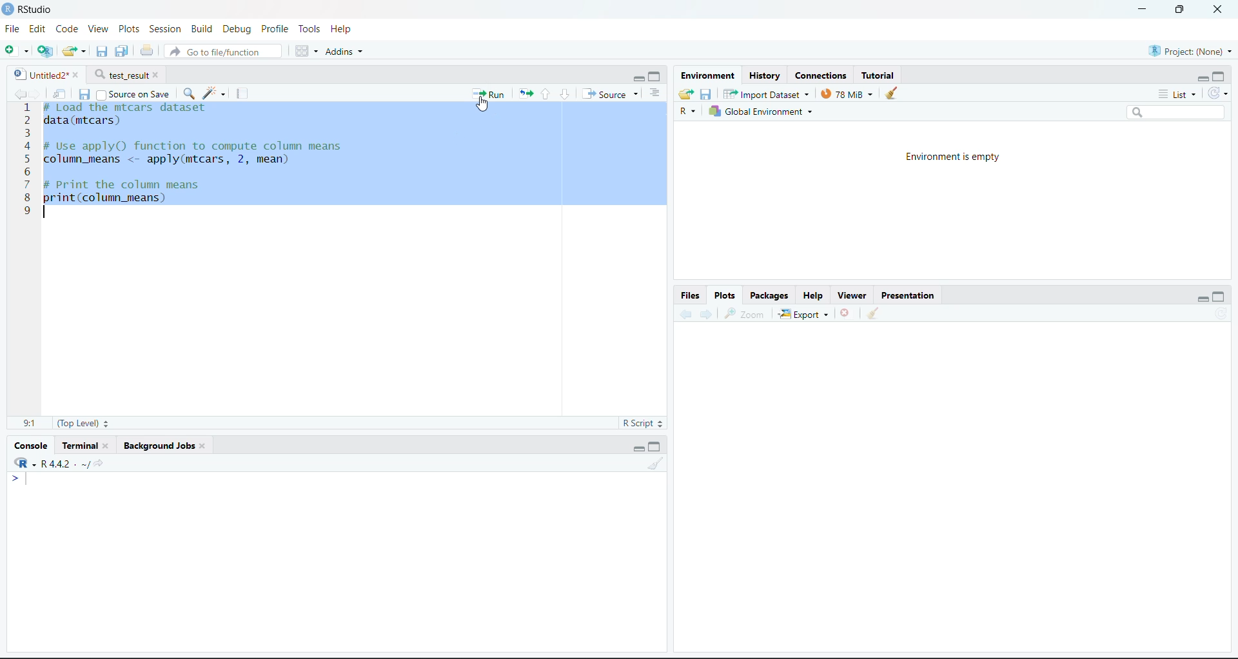  Describe the element at coordinates (564, 93) in the screenshot. I see `Go to next section/chunk (Ctrl + pgDn)` at that location.